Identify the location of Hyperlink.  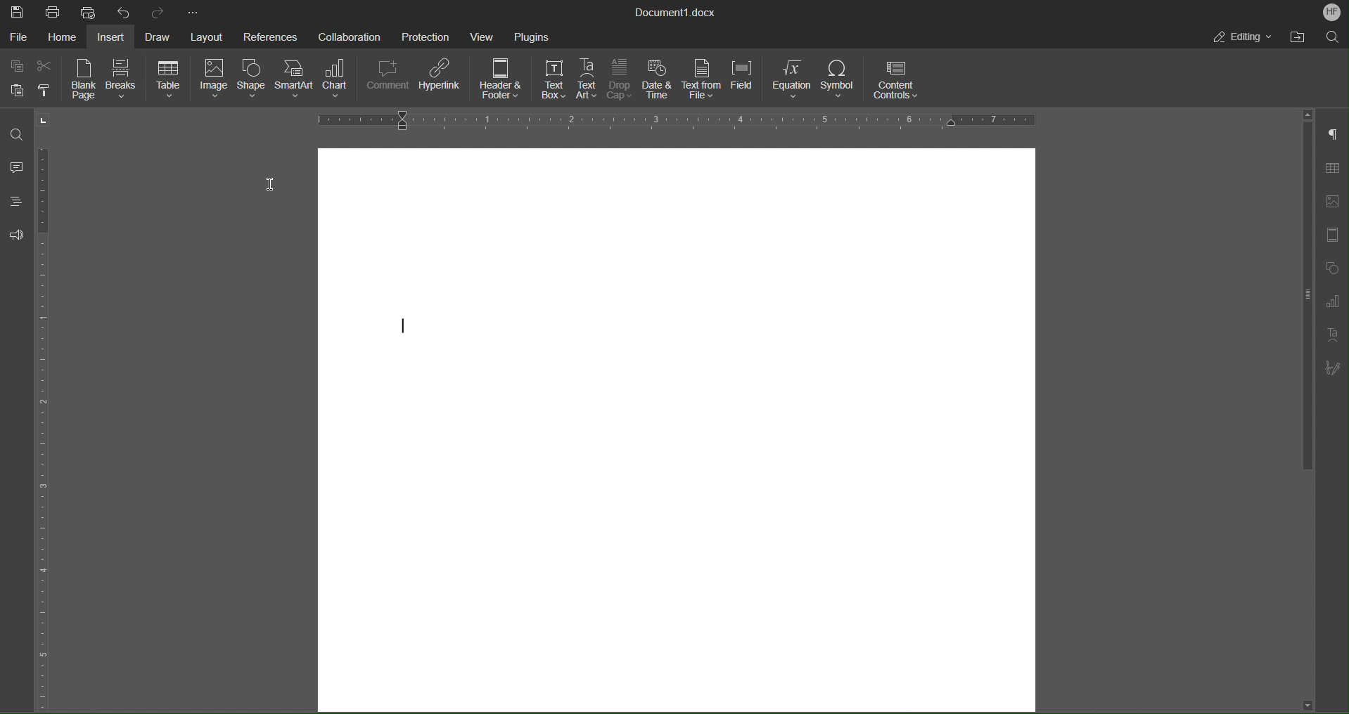
(444, 81).